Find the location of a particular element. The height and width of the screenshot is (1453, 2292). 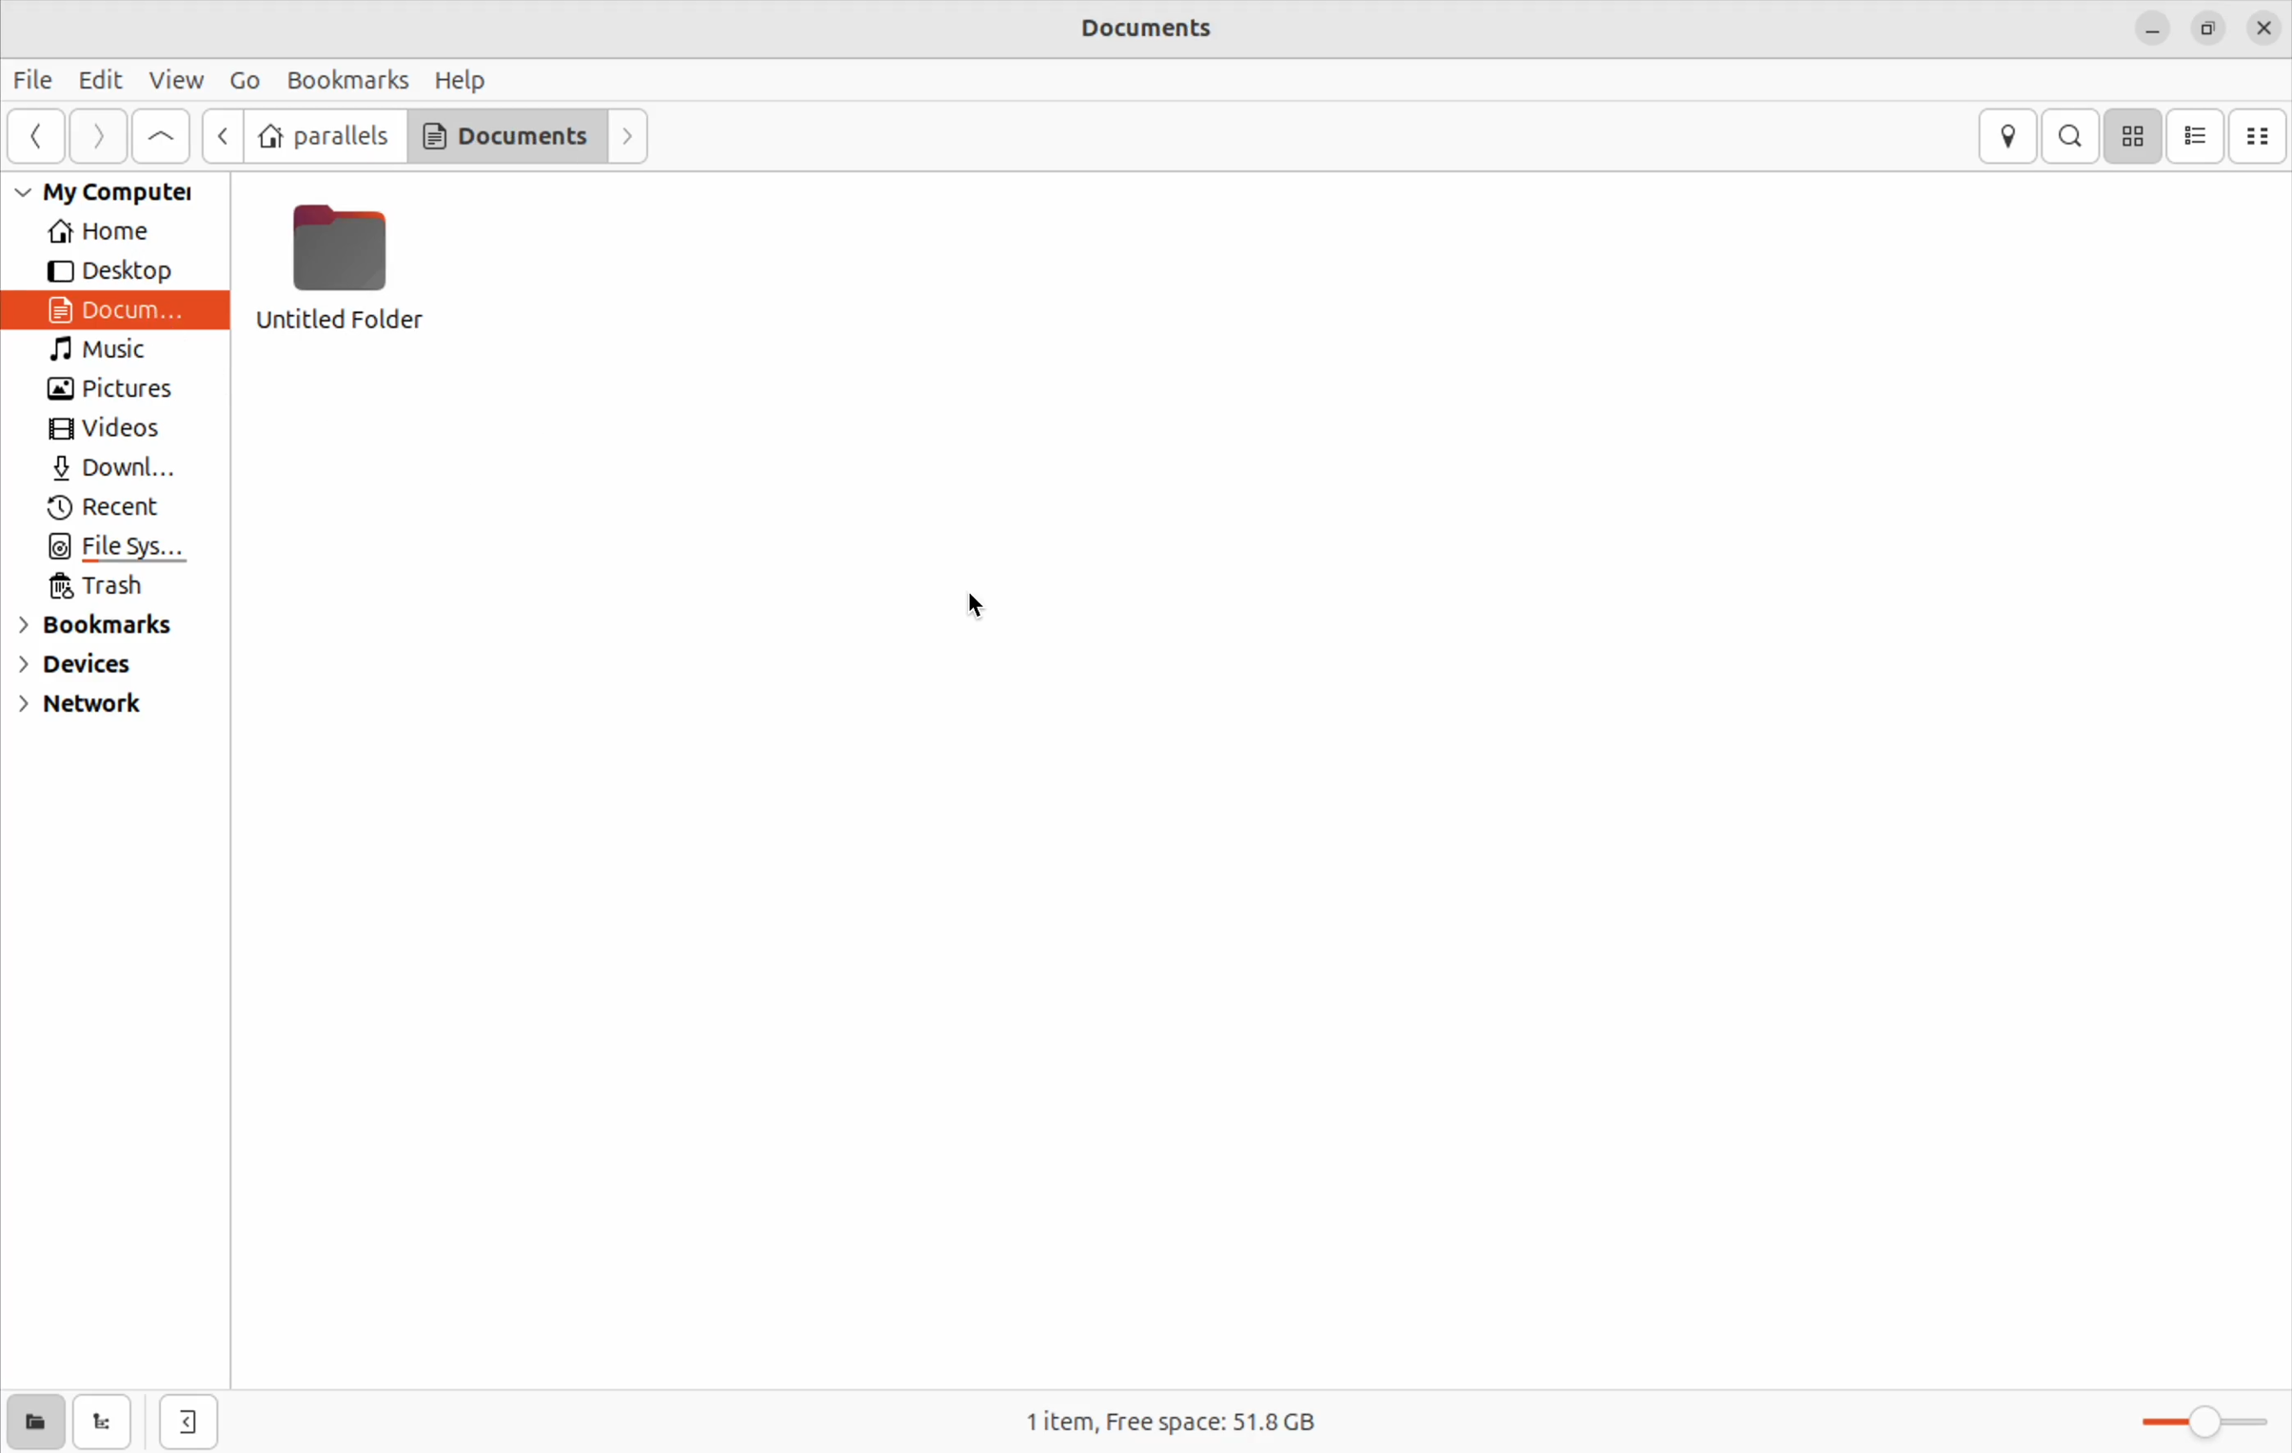

Untitled folder is located at coordinates (363, 272).